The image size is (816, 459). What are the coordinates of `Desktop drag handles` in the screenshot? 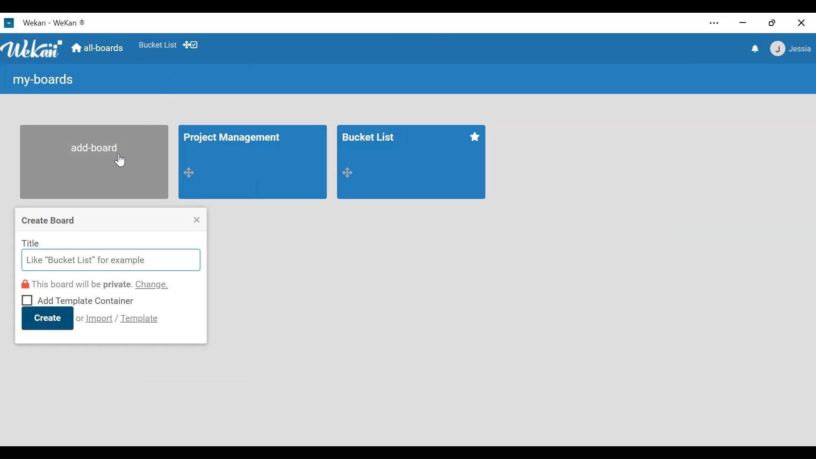 It's located at (190, 45).